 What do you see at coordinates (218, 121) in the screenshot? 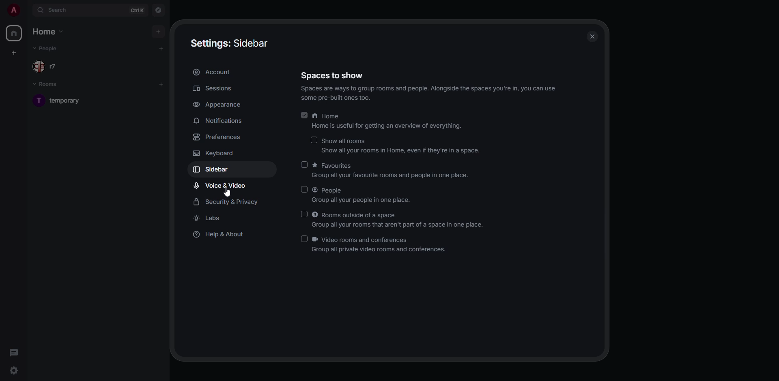
I see `notifications` at bounding box center [218, 121].